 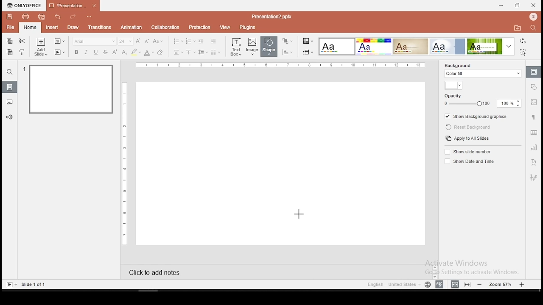 I want to click on select all, so click(x=524, y=52).